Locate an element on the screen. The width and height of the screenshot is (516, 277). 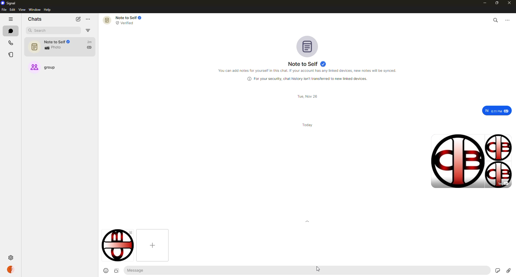
message is located at coordinates (493, 110).